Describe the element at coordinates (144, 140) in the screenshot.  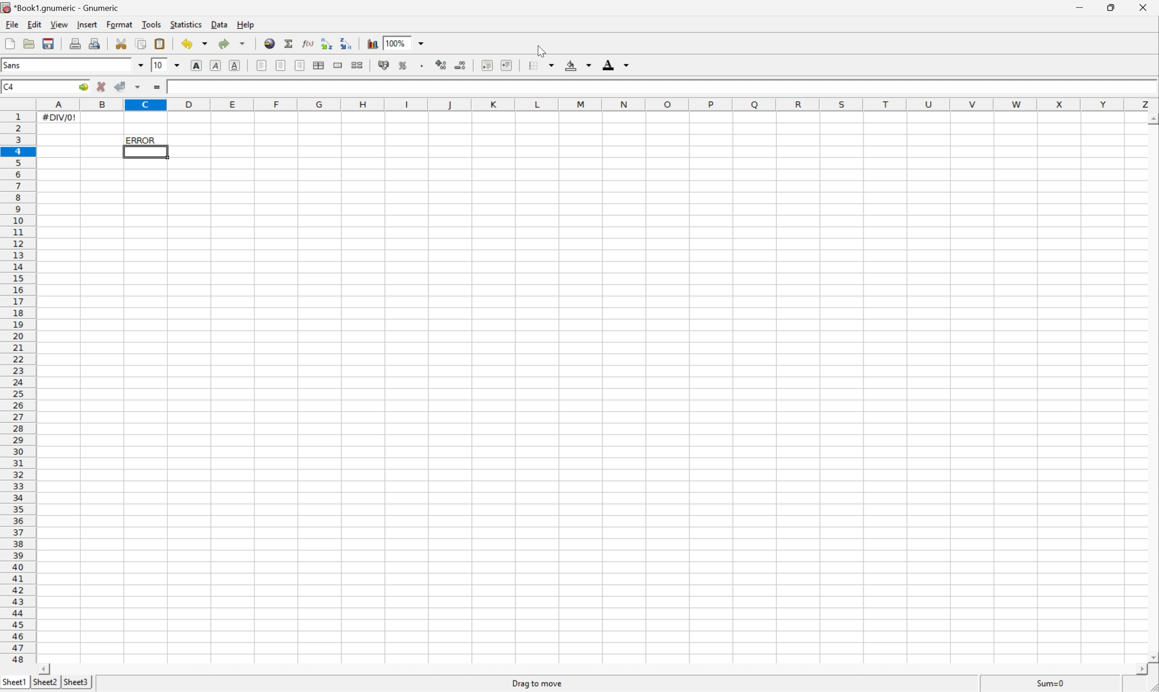
I see `ERROR` at that location.